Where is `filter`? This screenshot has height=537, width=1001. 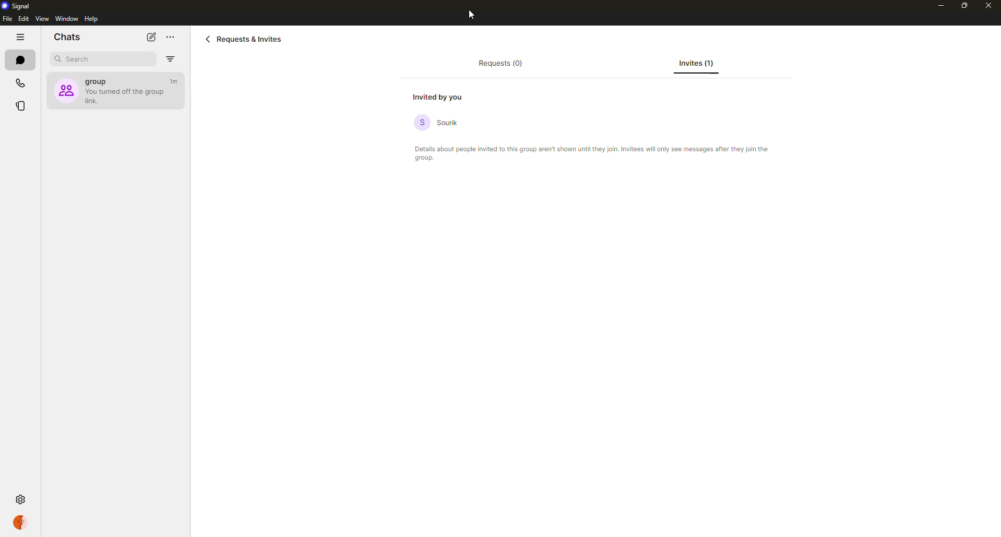 filter is located at coordinates (171, 59).